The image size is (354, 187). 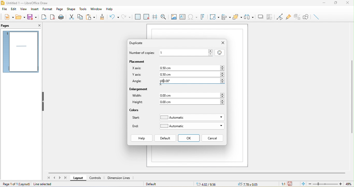 I want to click on hide, so click(x=44, y=101).